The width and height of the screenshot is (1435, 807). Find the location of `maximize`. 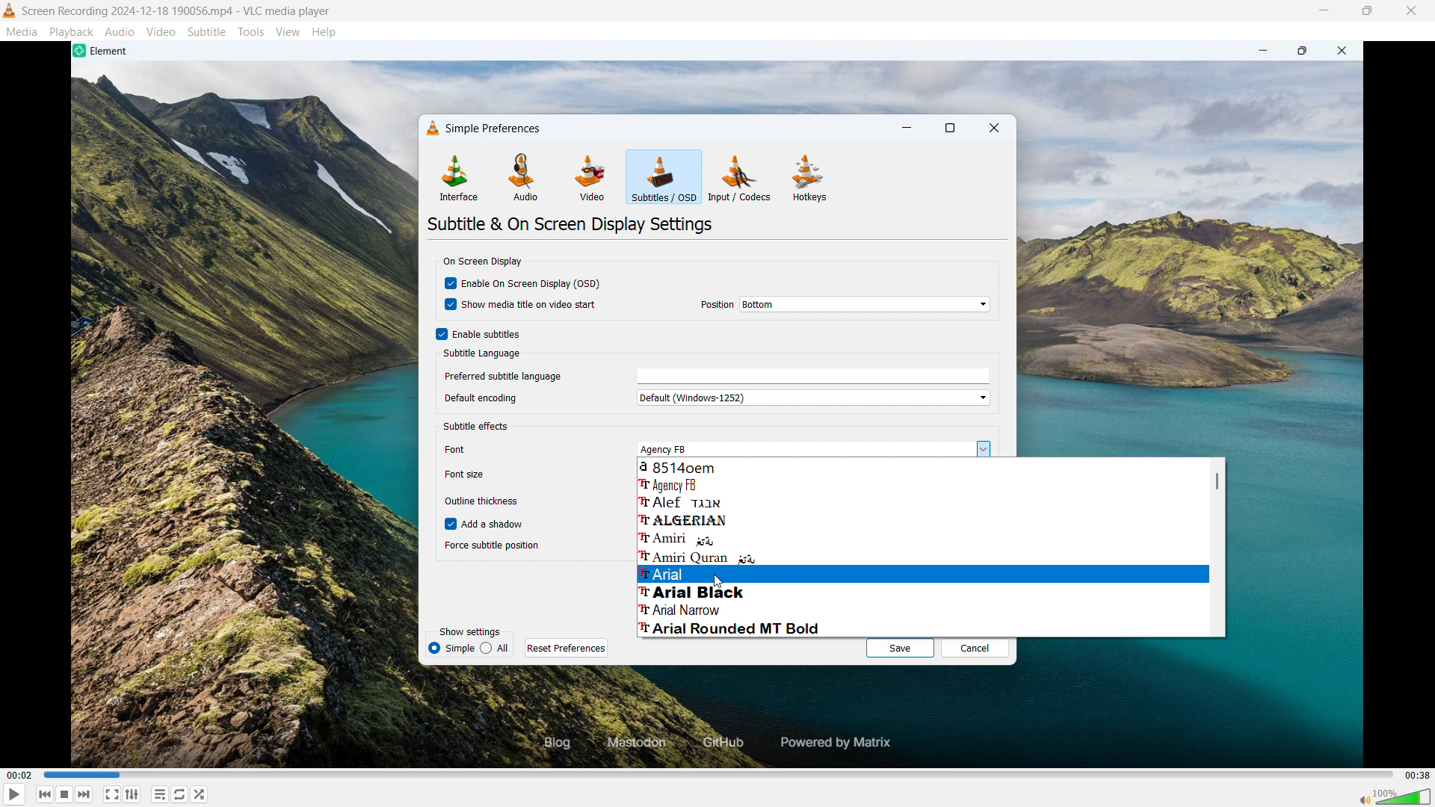

maximize is located at coordinates (949, 129).